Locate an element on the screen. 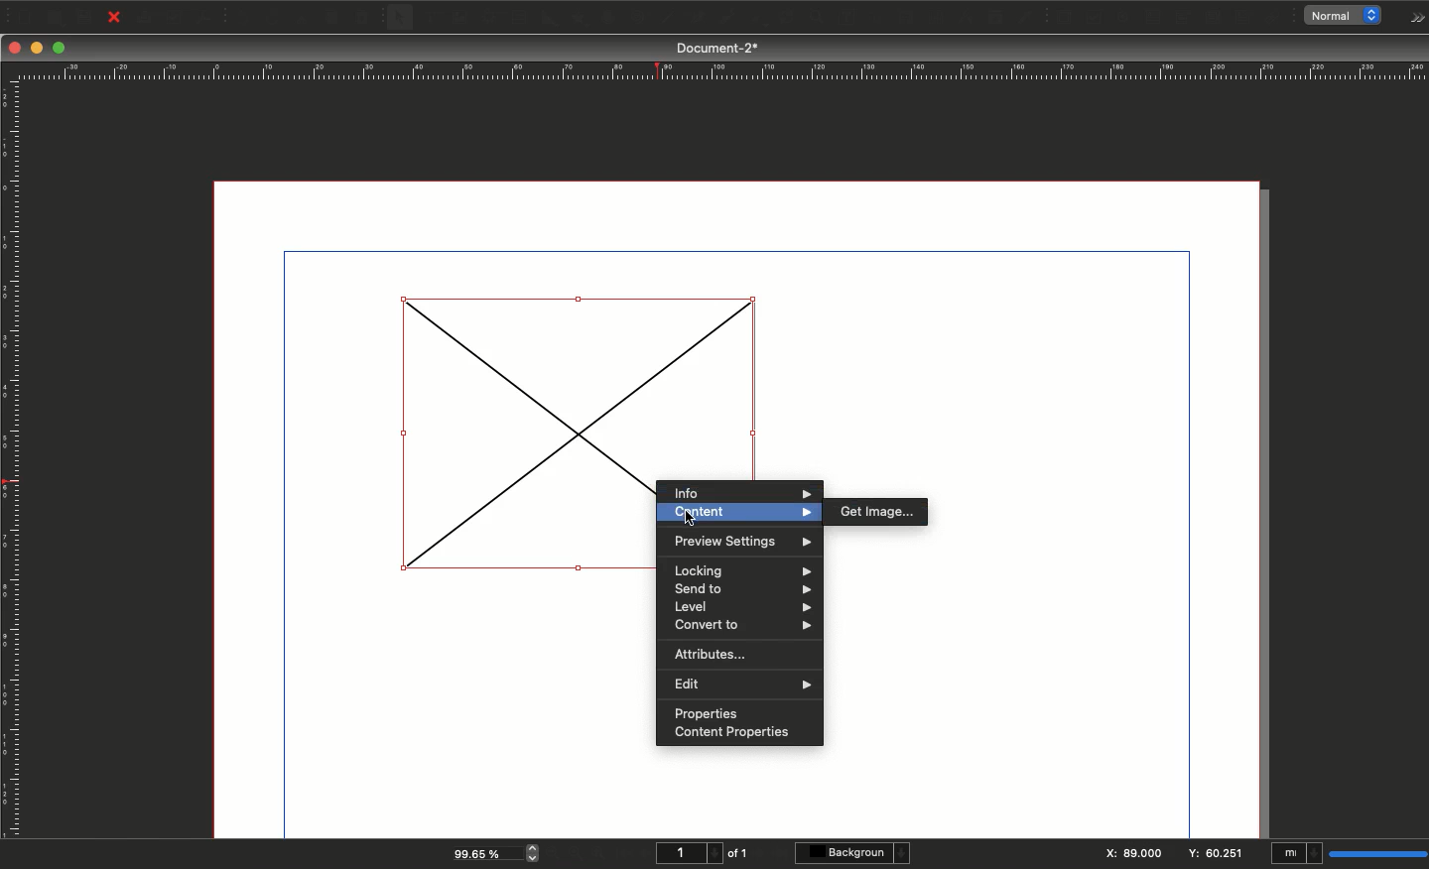  Edit contents of frame is located at coordinates (827, 19).